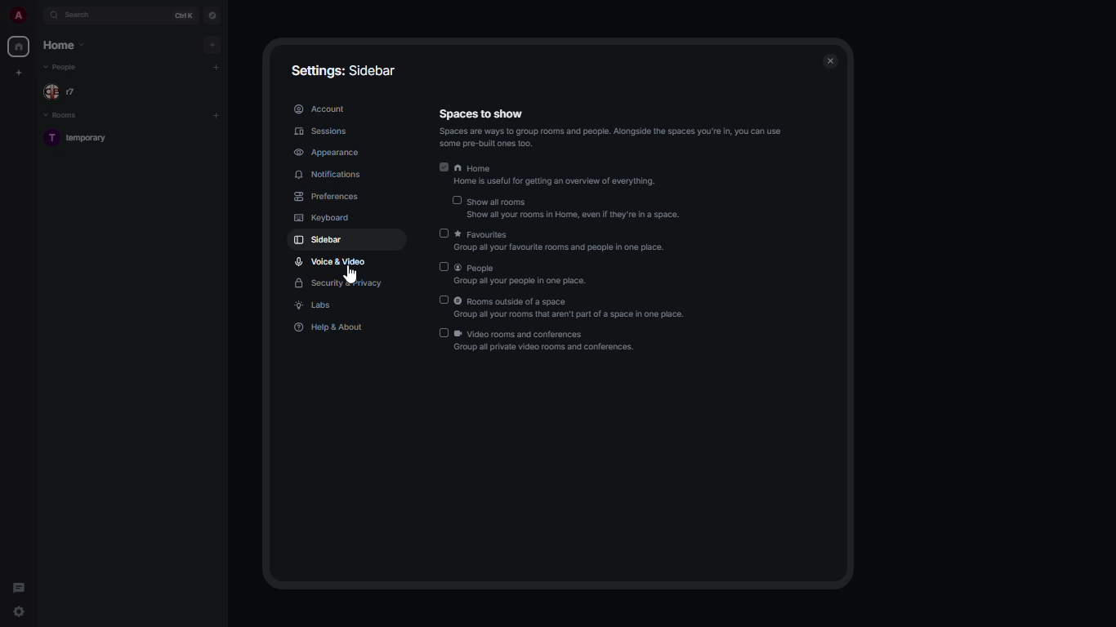 Image resolution: width=1116 pixels, height=627 pixels. Describe the element at coordinates (317, 239) in the screenshot. I see `sidebar` at that location.